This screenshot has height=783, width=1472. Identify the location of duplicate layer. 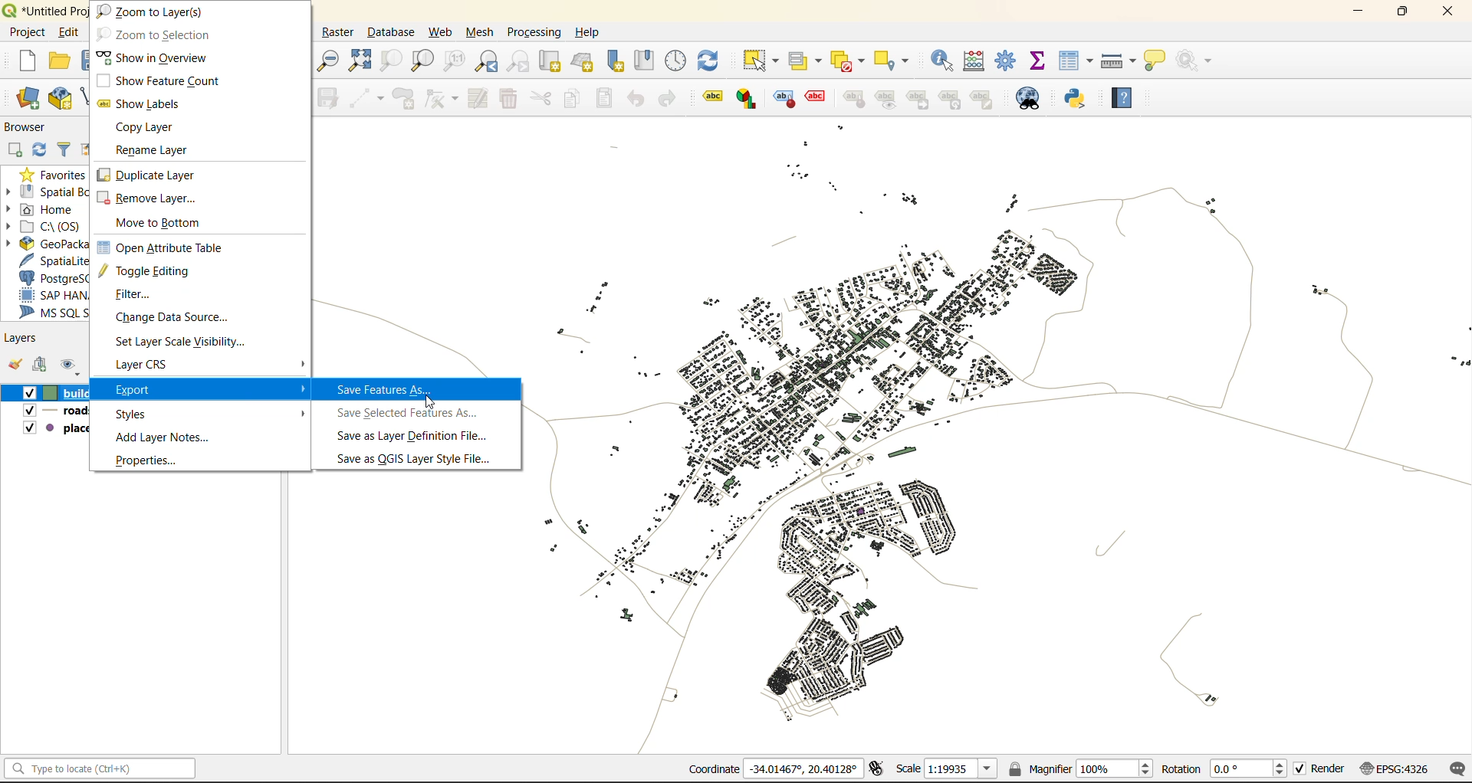
(150, 175).